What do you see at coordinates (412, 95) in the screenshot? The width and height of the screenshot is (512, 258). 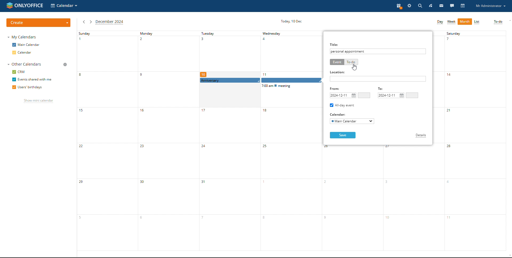 I see `end time` at bounding box center [412, 95].